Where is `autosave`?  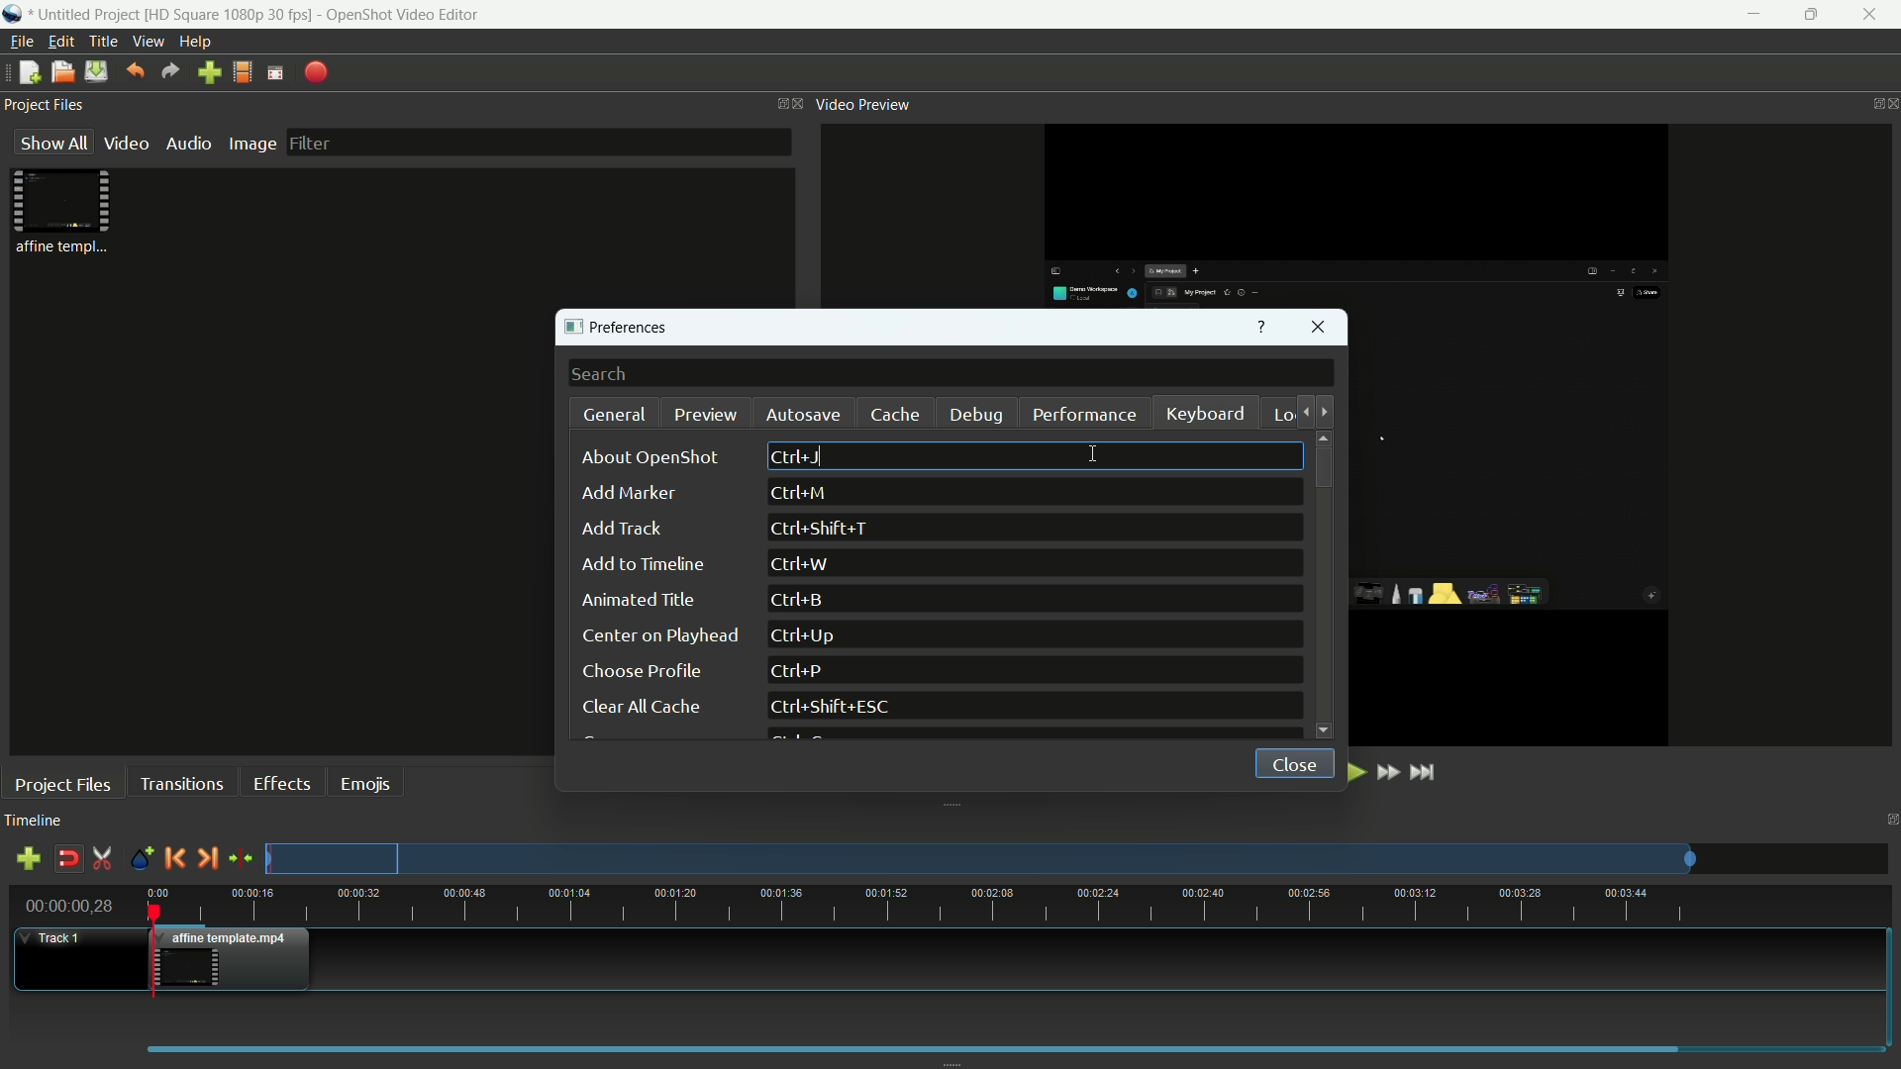
autosave is located at coordinates (801, 415).